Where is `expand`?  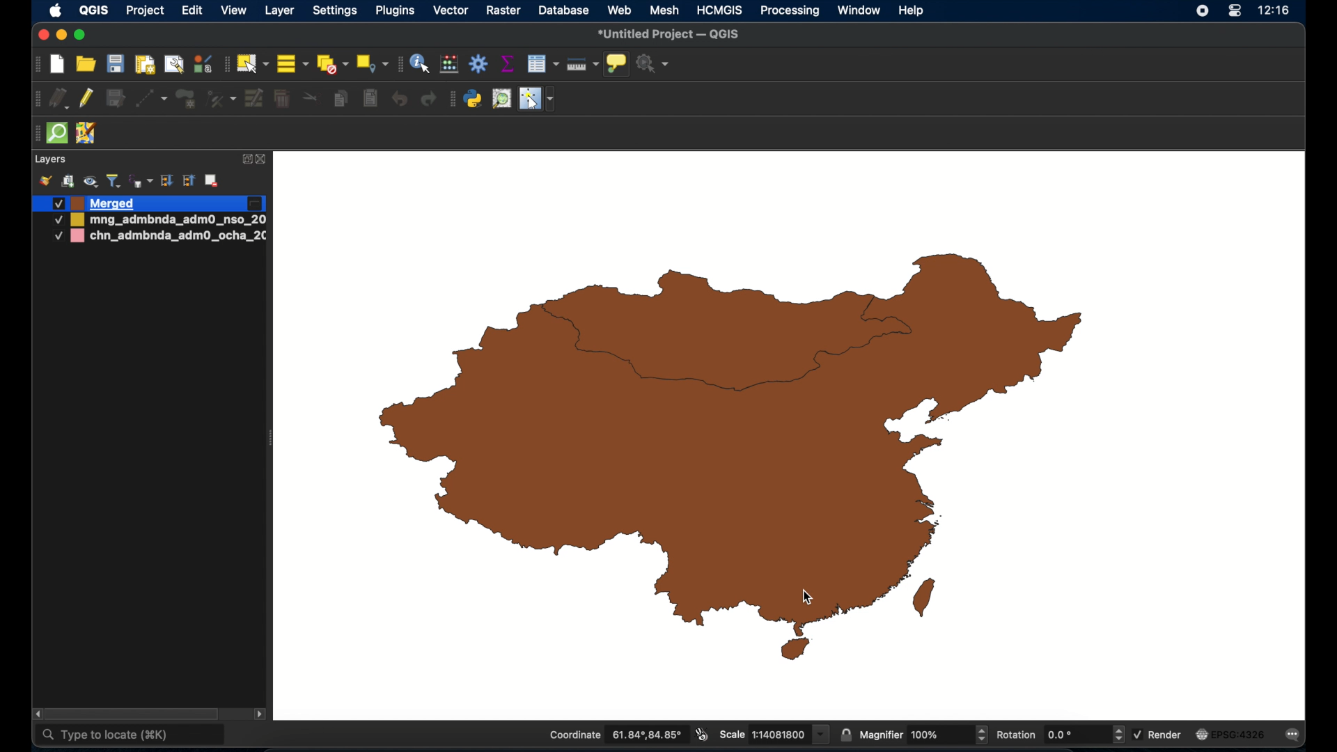
expand is located at coordinates (246, 158).